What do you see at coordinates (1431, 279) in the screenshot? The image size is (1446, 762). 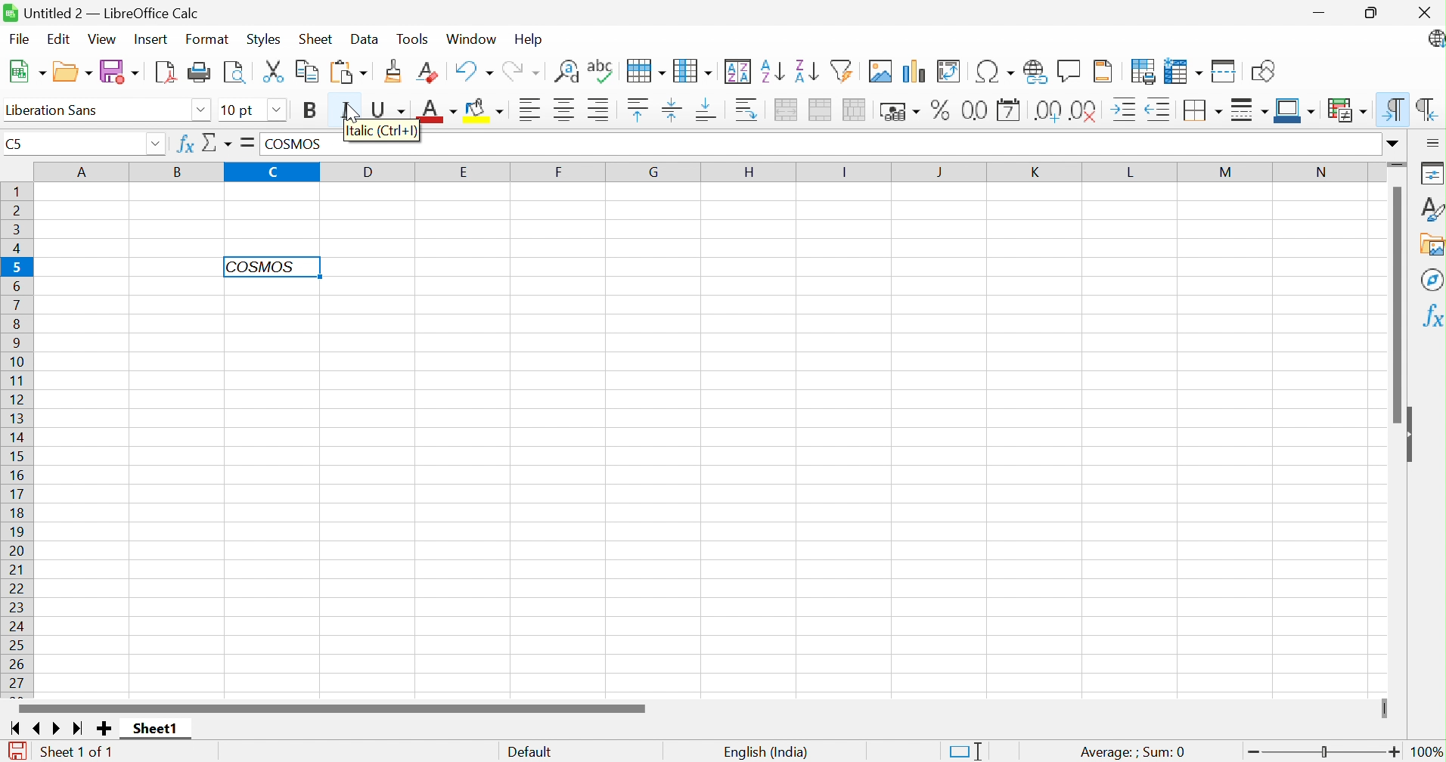 I see `Navigator` at bounding box center [1431, 279].